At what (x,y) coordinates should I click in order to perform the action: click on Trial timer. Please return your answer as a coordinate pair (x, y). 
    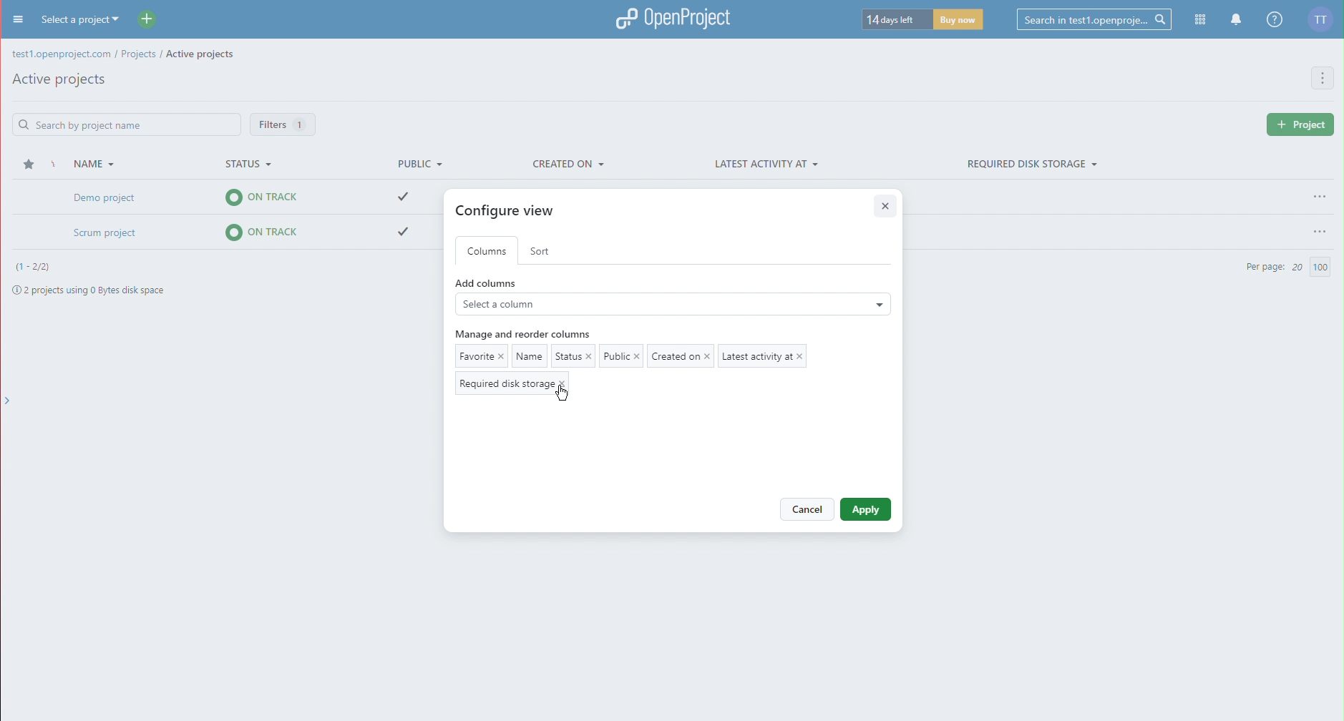
    Looking at the image, I should click on (923, 21).